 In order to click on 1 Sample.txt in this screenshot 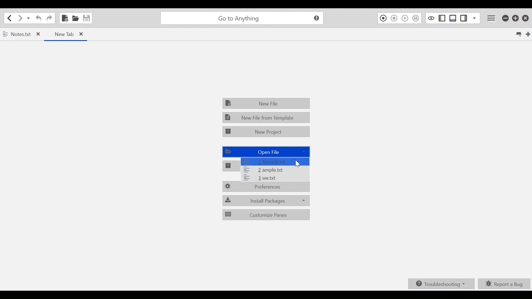, I will do `click(274, 161)`.